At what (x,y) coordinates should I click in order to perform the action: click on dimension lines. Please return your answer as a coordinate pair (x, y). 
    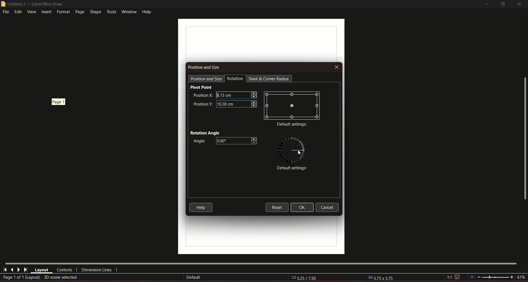
    Looking at the image, I should click on (97, 271).